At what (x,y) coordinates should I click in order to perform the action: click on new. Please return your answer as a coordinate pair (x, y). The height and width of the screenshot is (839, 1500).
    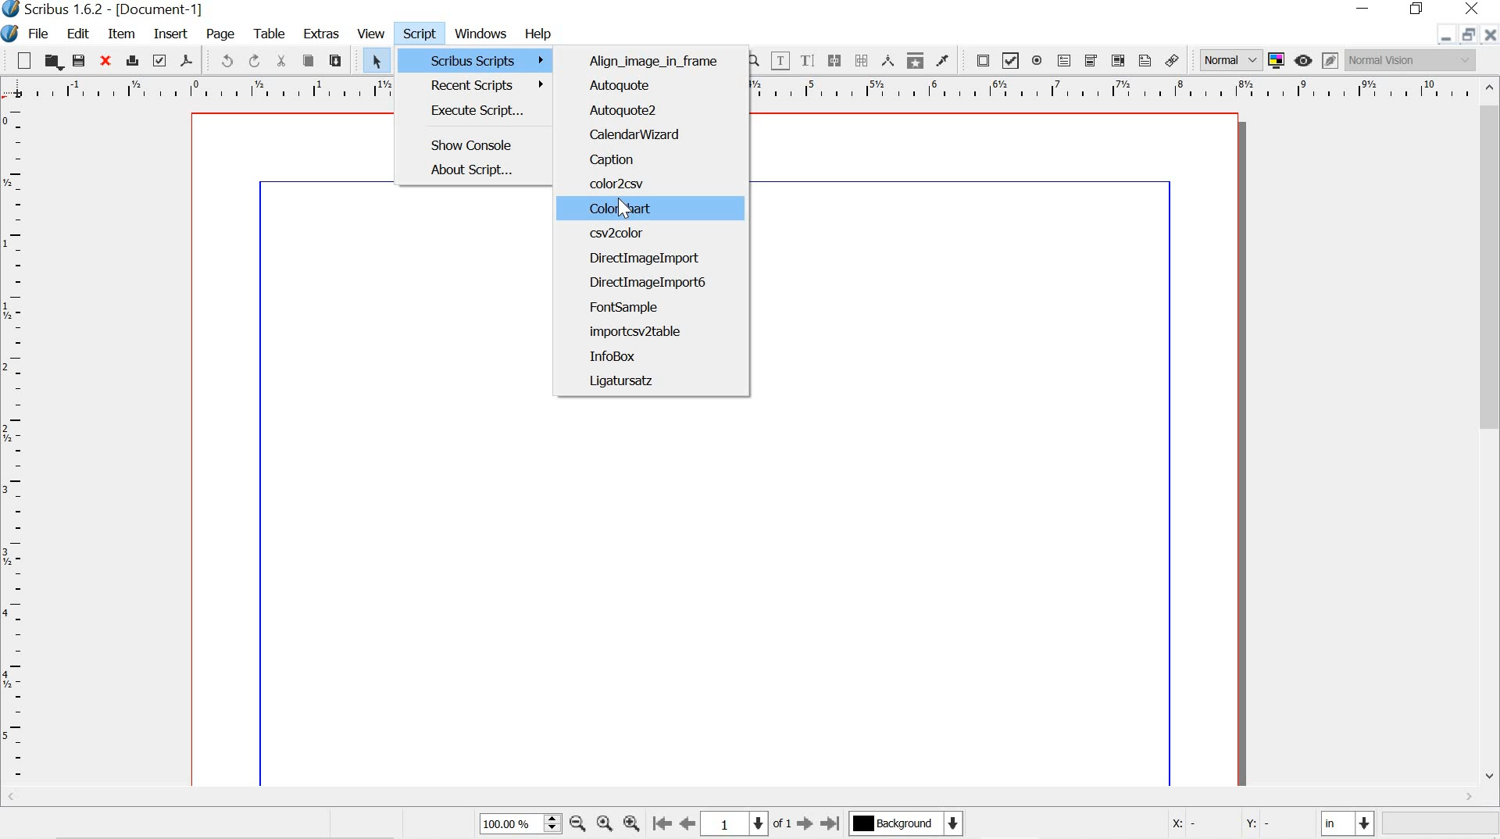
    Looking at the image, I should click on (19, 59).